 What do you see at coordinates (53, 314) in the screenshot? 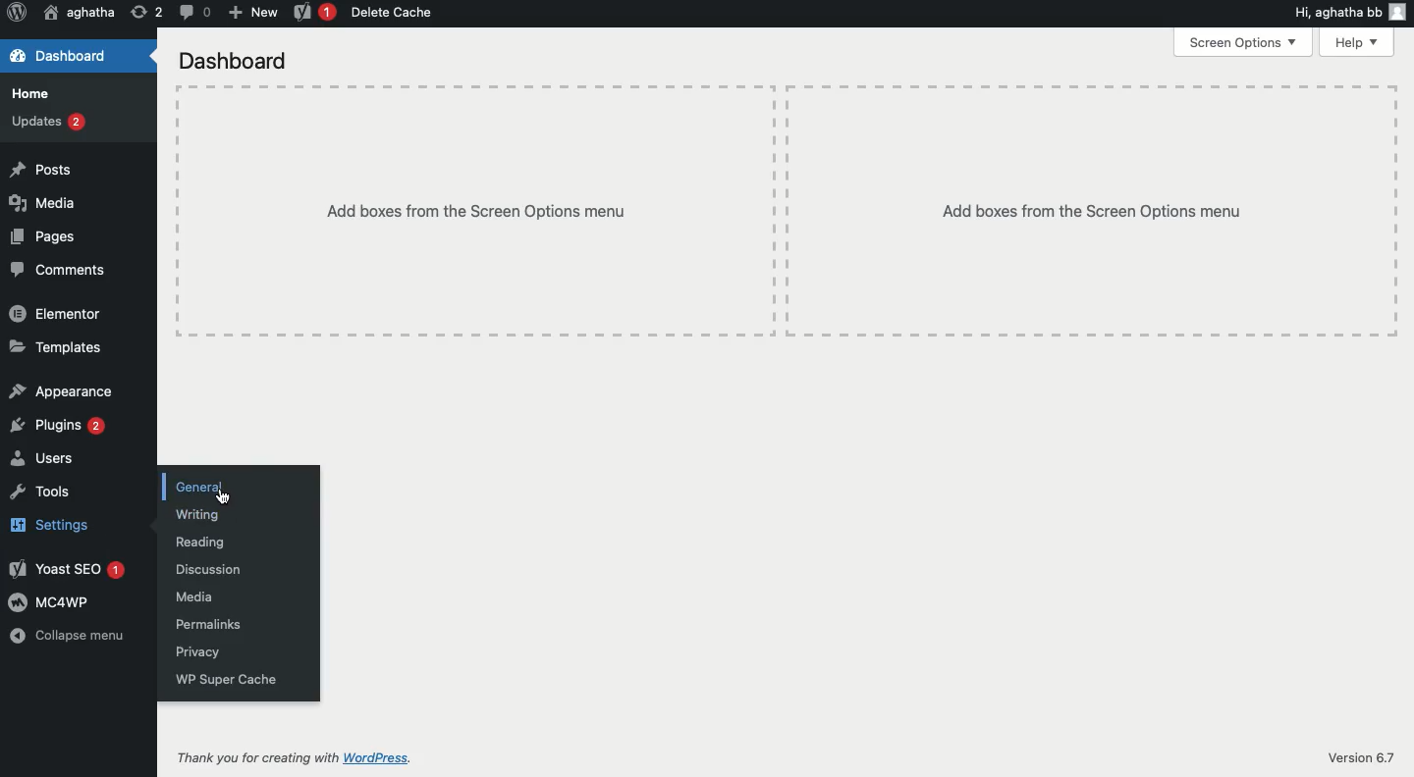
I see `Elementor` at bounding box center [53, 314].